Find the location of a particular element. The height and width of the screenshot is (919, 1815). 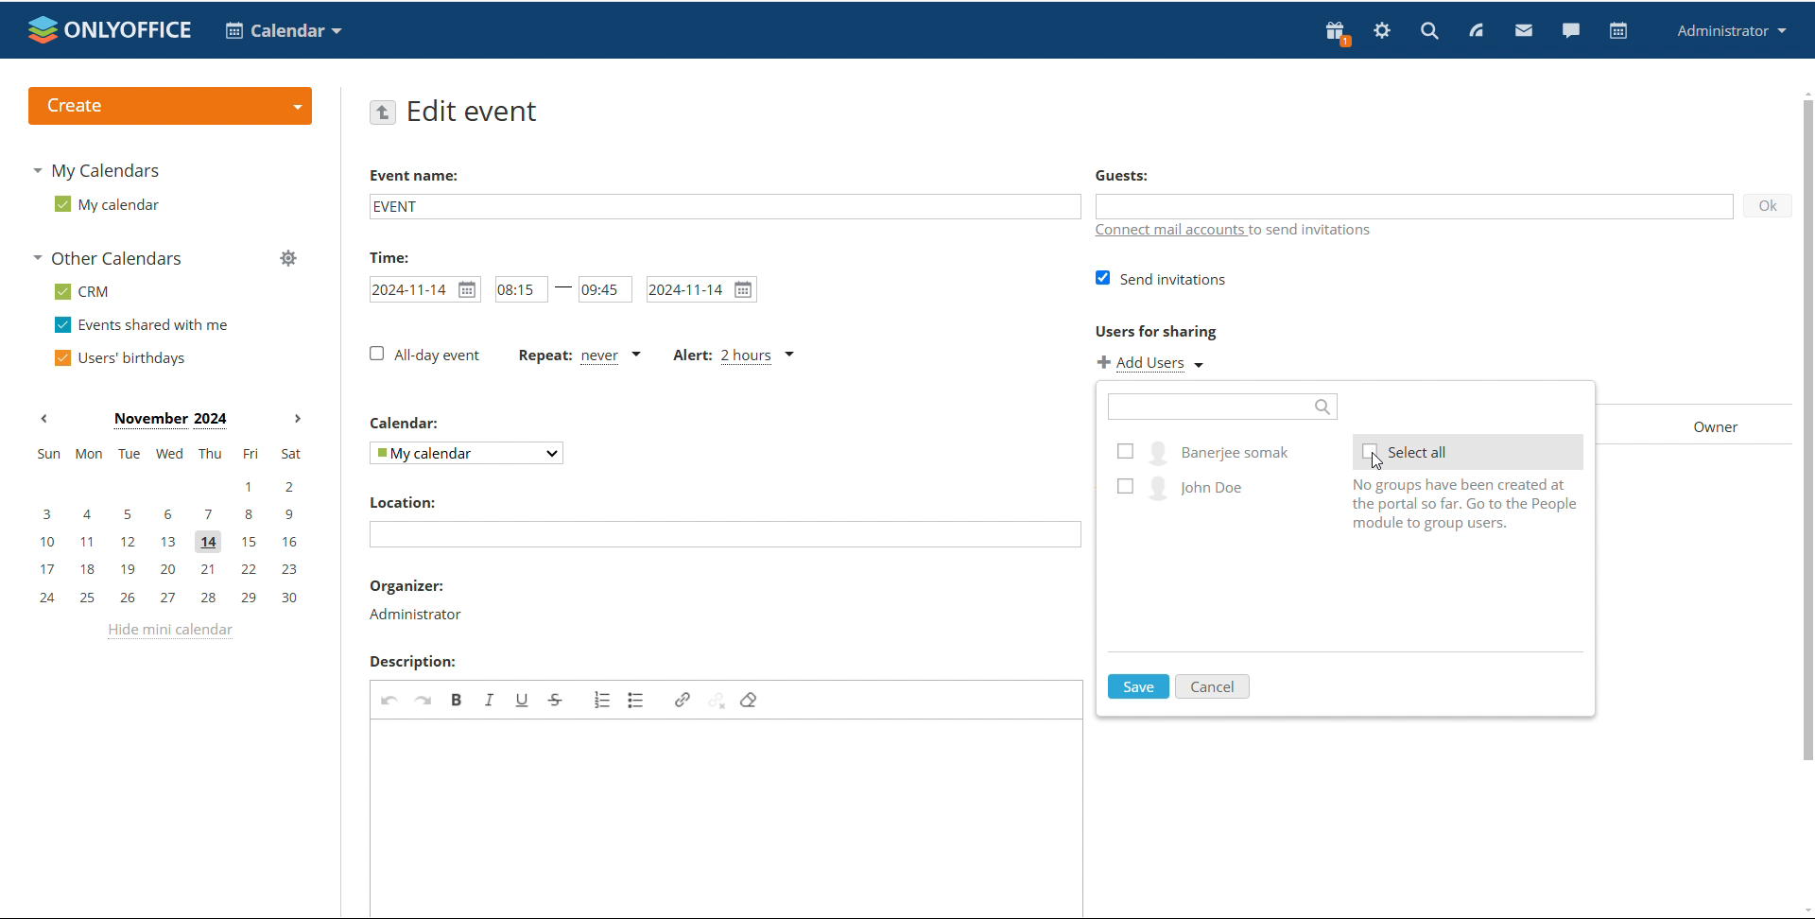

my calendars is located at coordinates (95, 172).